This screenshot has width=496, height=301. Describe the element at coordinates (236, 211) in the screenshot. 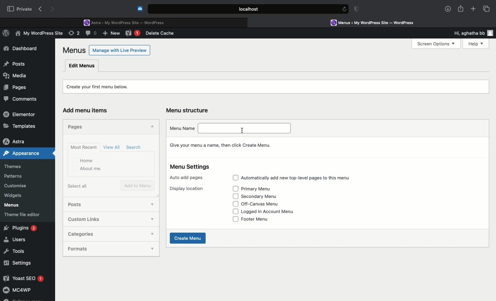

I see `Check box` at that location.